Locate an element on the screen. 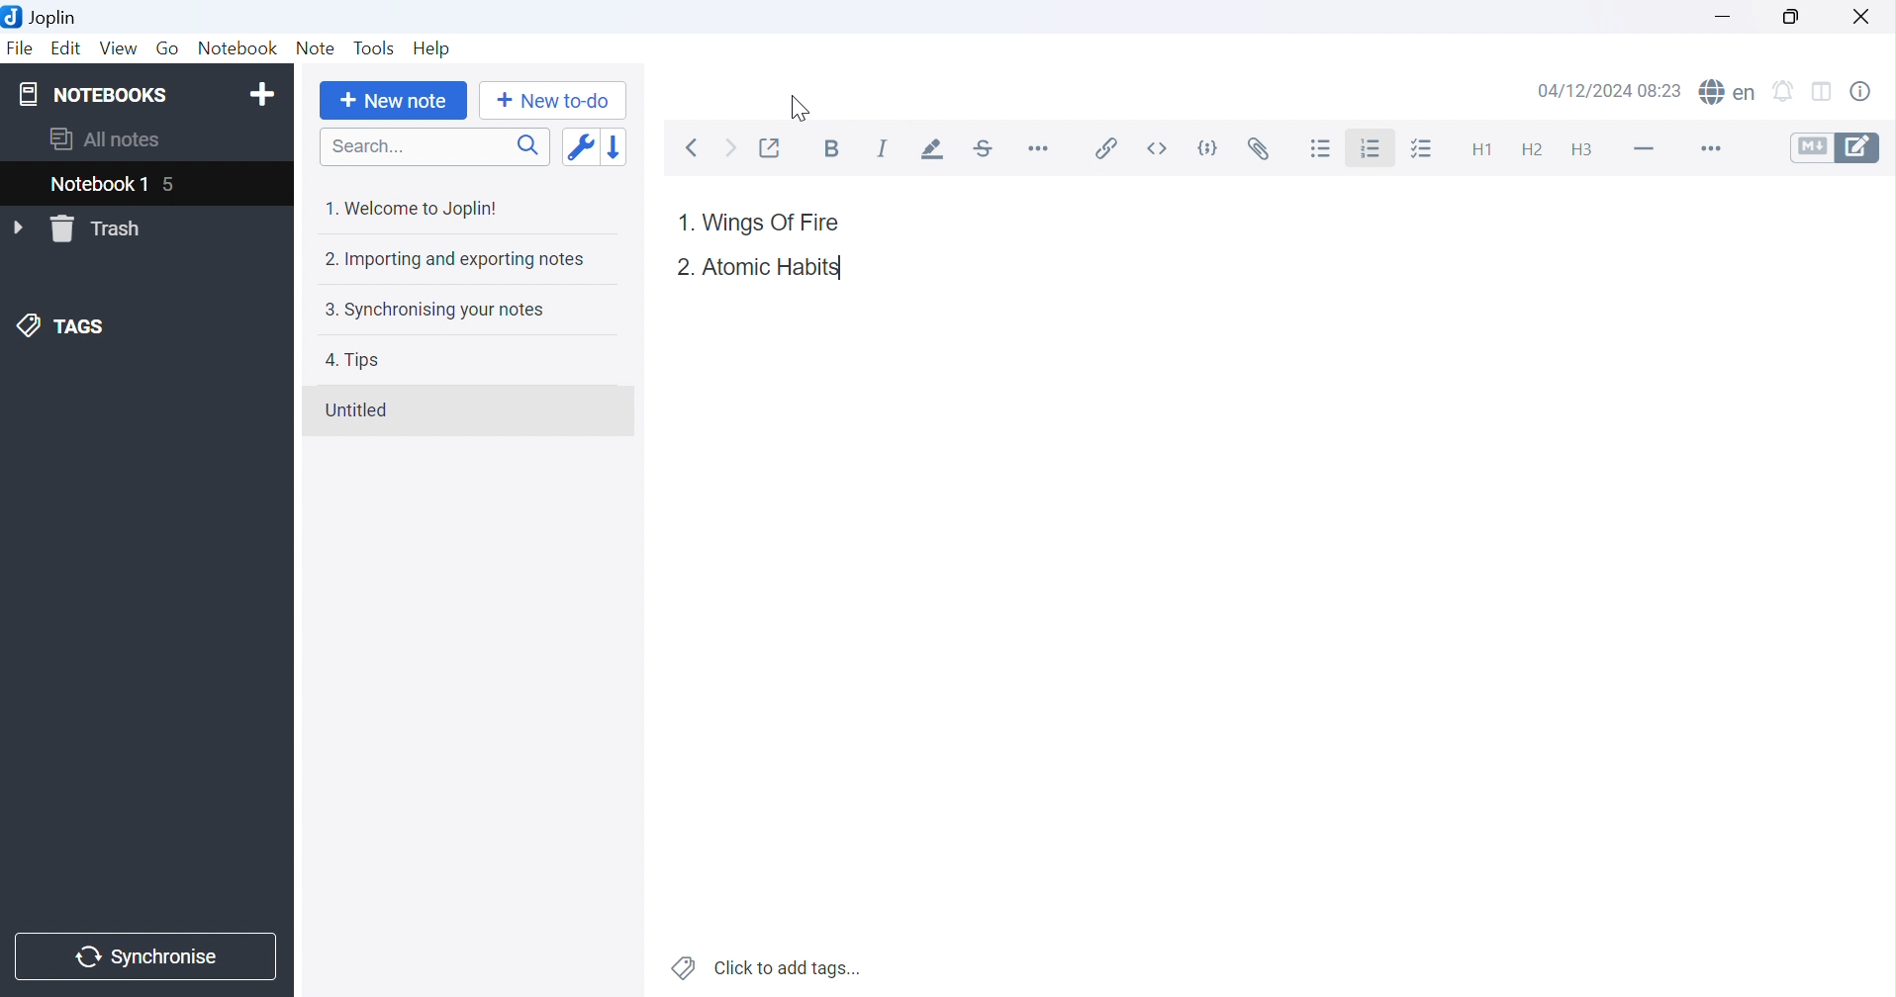  Search is located at coordinates (433, 146).